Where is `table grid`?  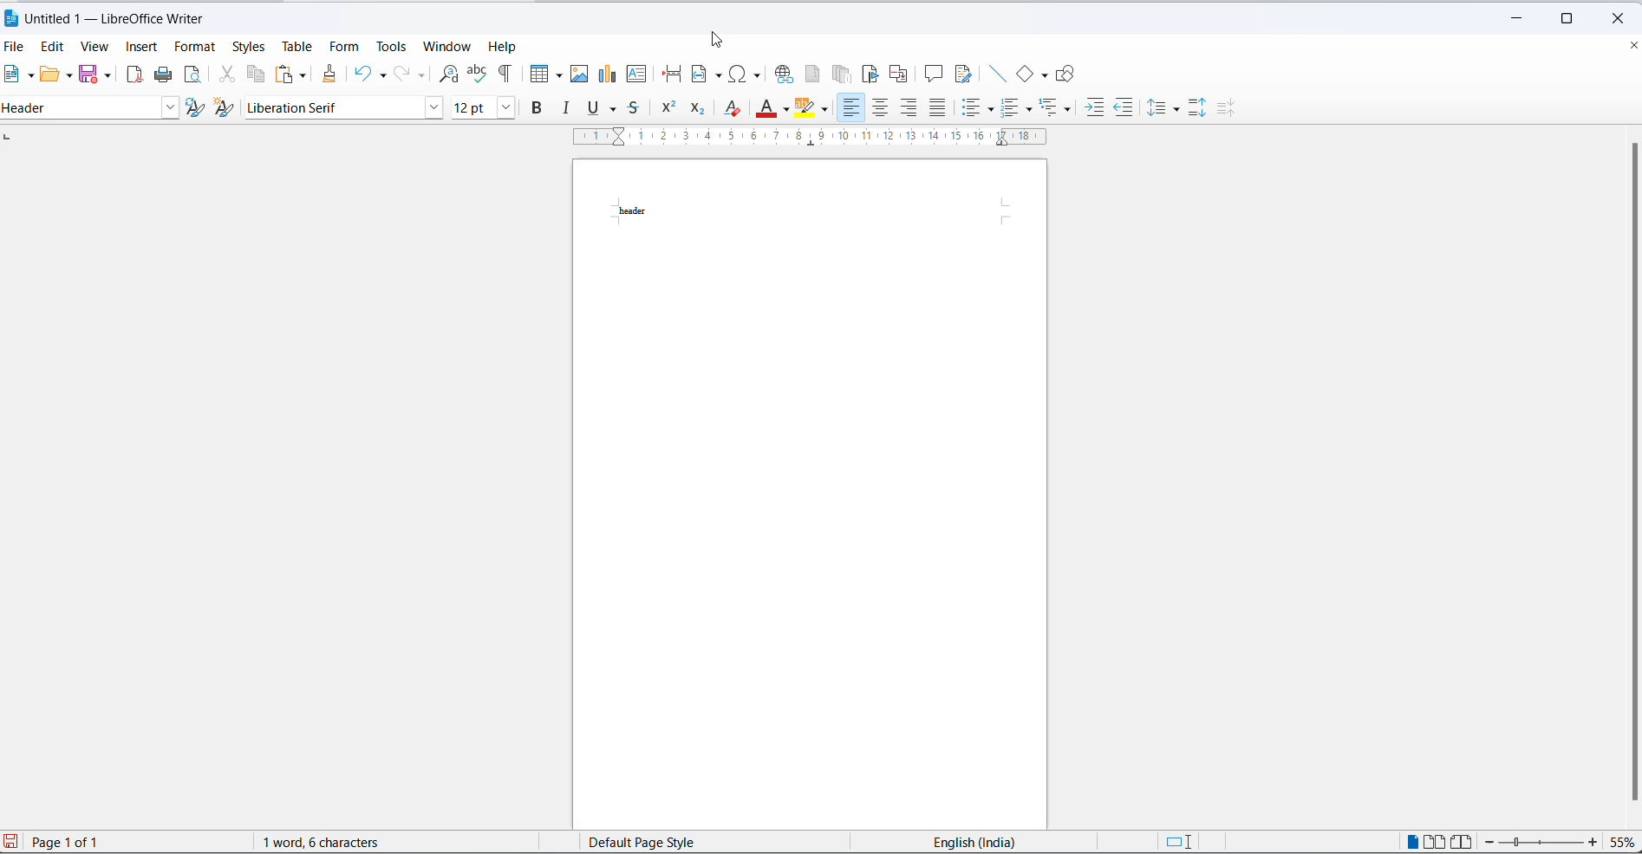
table grid is located at coordinates (557, 75).